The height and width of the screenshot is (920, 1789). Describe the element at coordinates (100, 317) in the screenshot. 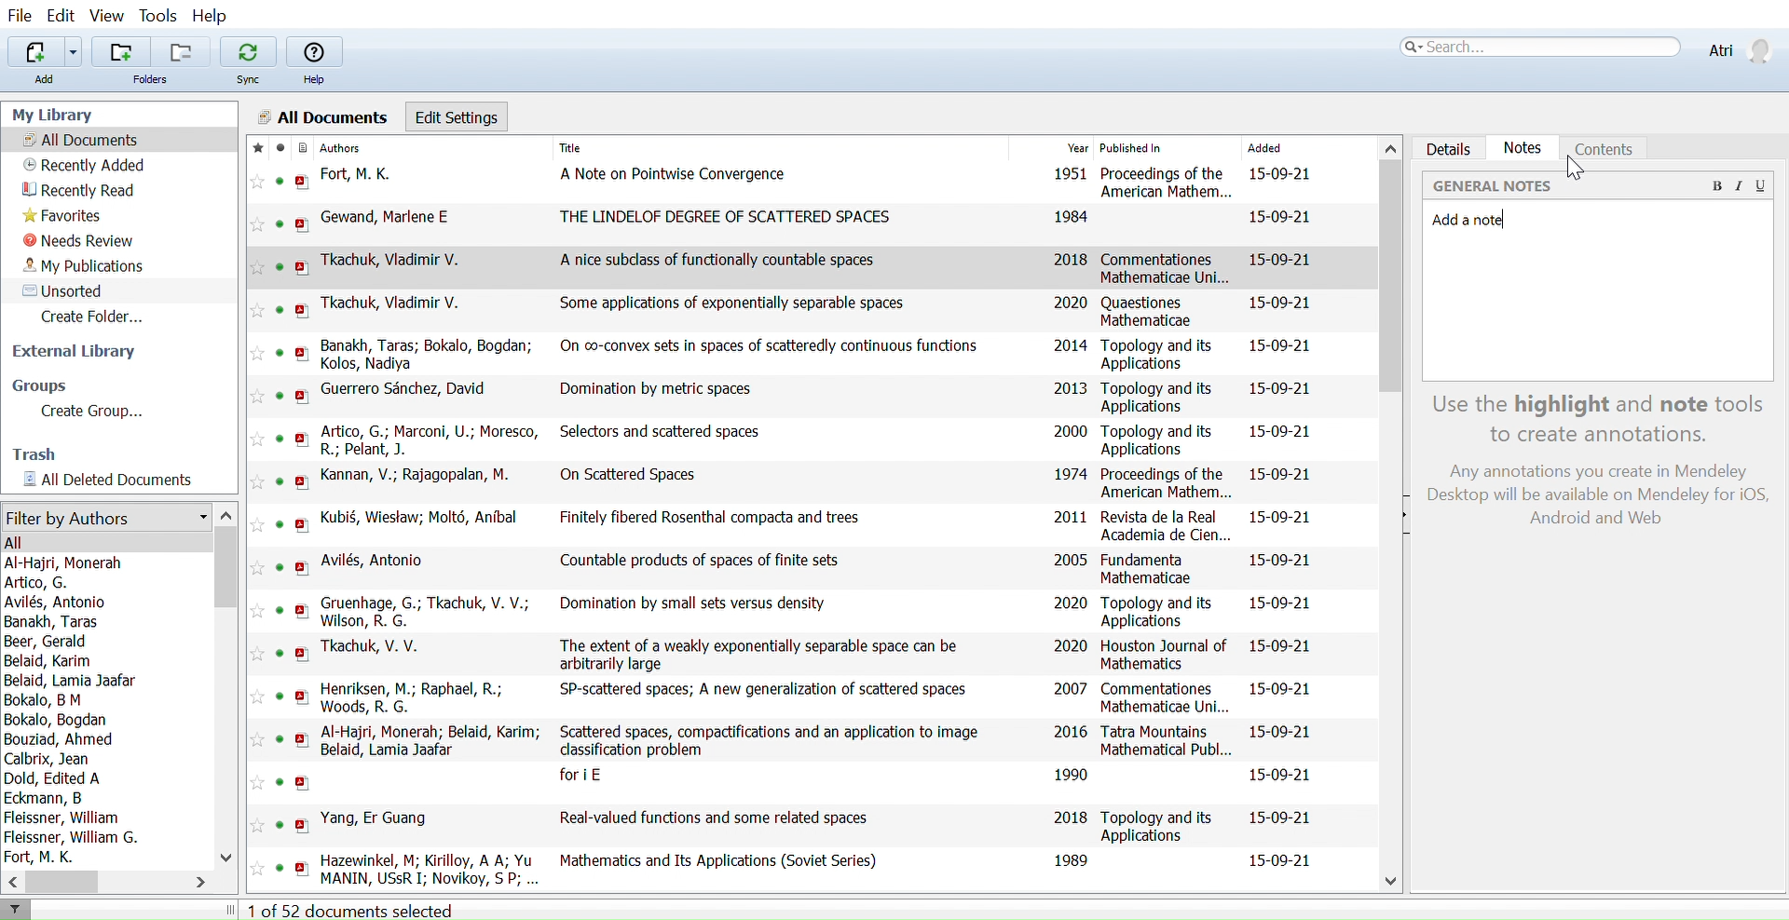

I see `Create folder` at that location.